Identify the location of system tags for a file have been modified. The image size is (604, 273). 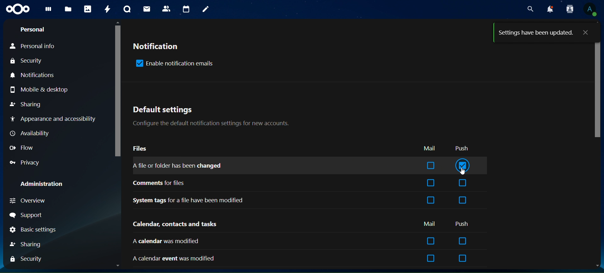
(190, 200).